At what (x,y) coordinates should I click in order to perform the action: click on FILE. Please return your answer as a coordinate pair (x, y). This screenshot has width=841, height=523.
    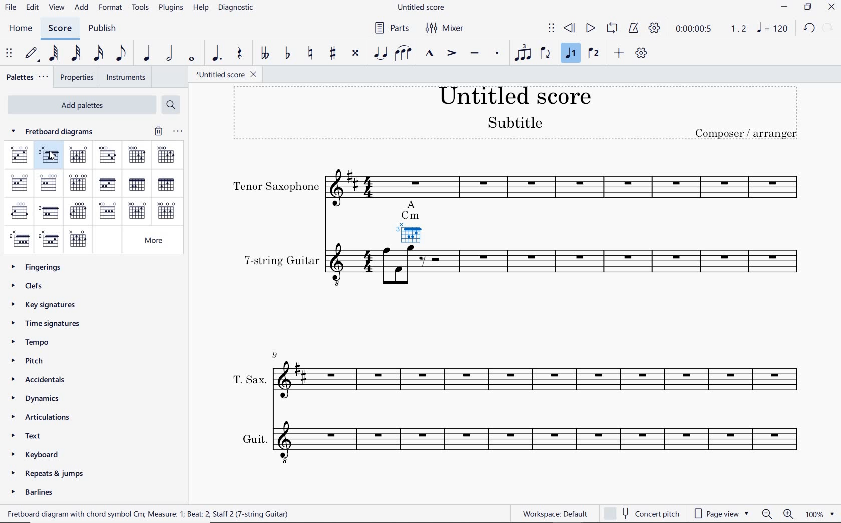
    Looking at the image, I should click on (11, 8).